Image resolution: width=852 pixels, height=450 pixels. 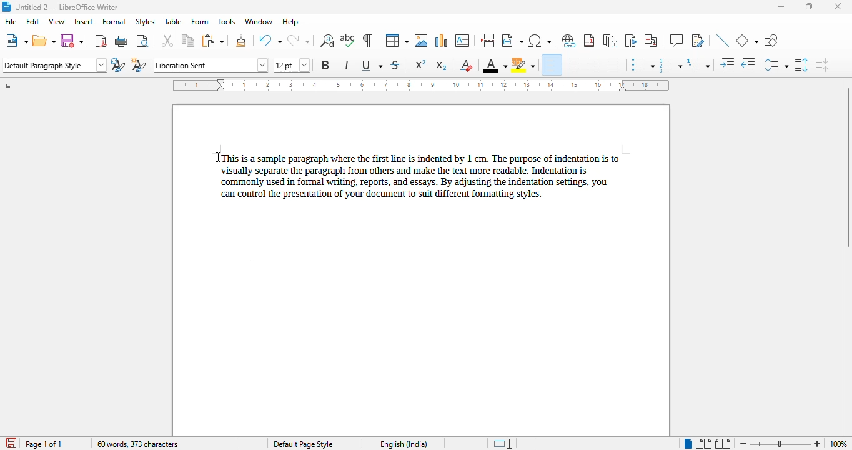 What do you see at coordinates (326, 64) in the screenshot?
I see `bold` at bounding box center [326, 64].